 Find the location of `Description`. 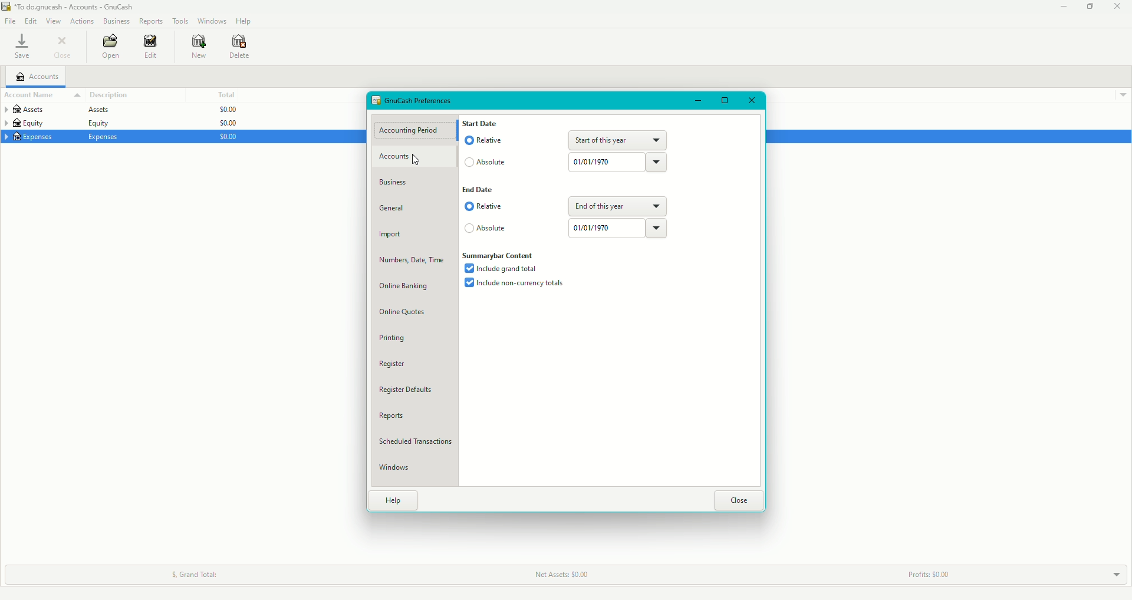

Description is located at coordinates (110, 95).